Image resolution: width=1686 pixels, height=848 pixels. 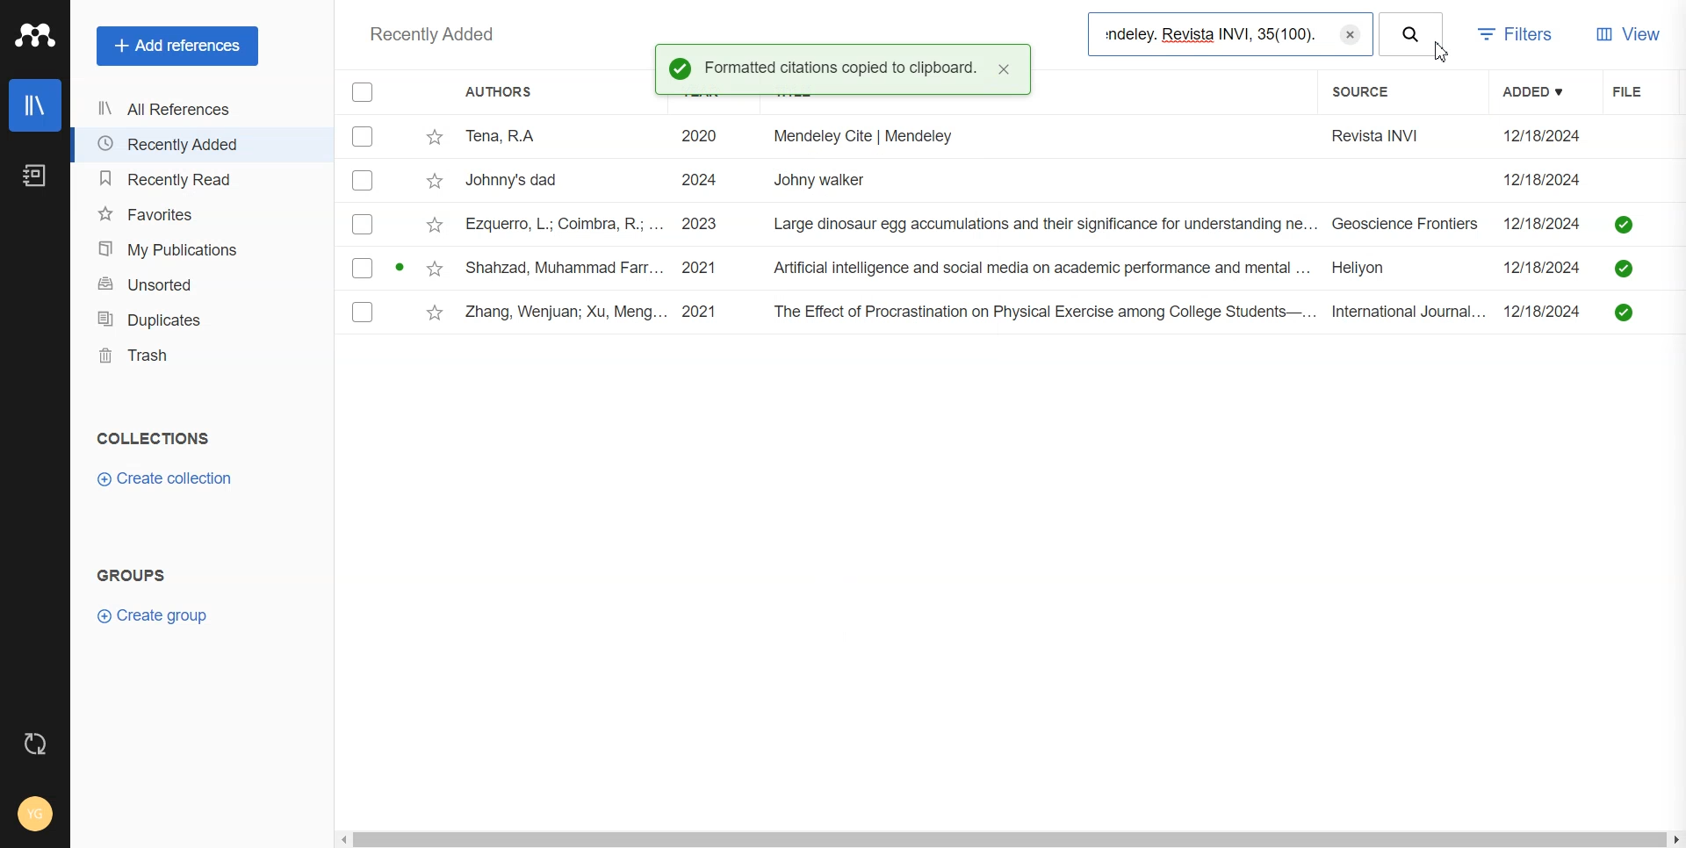 What do you see at coordinates (155, 438) in the screenshot?
I see `COLLECTIONS` at bounding box center [155, 438].